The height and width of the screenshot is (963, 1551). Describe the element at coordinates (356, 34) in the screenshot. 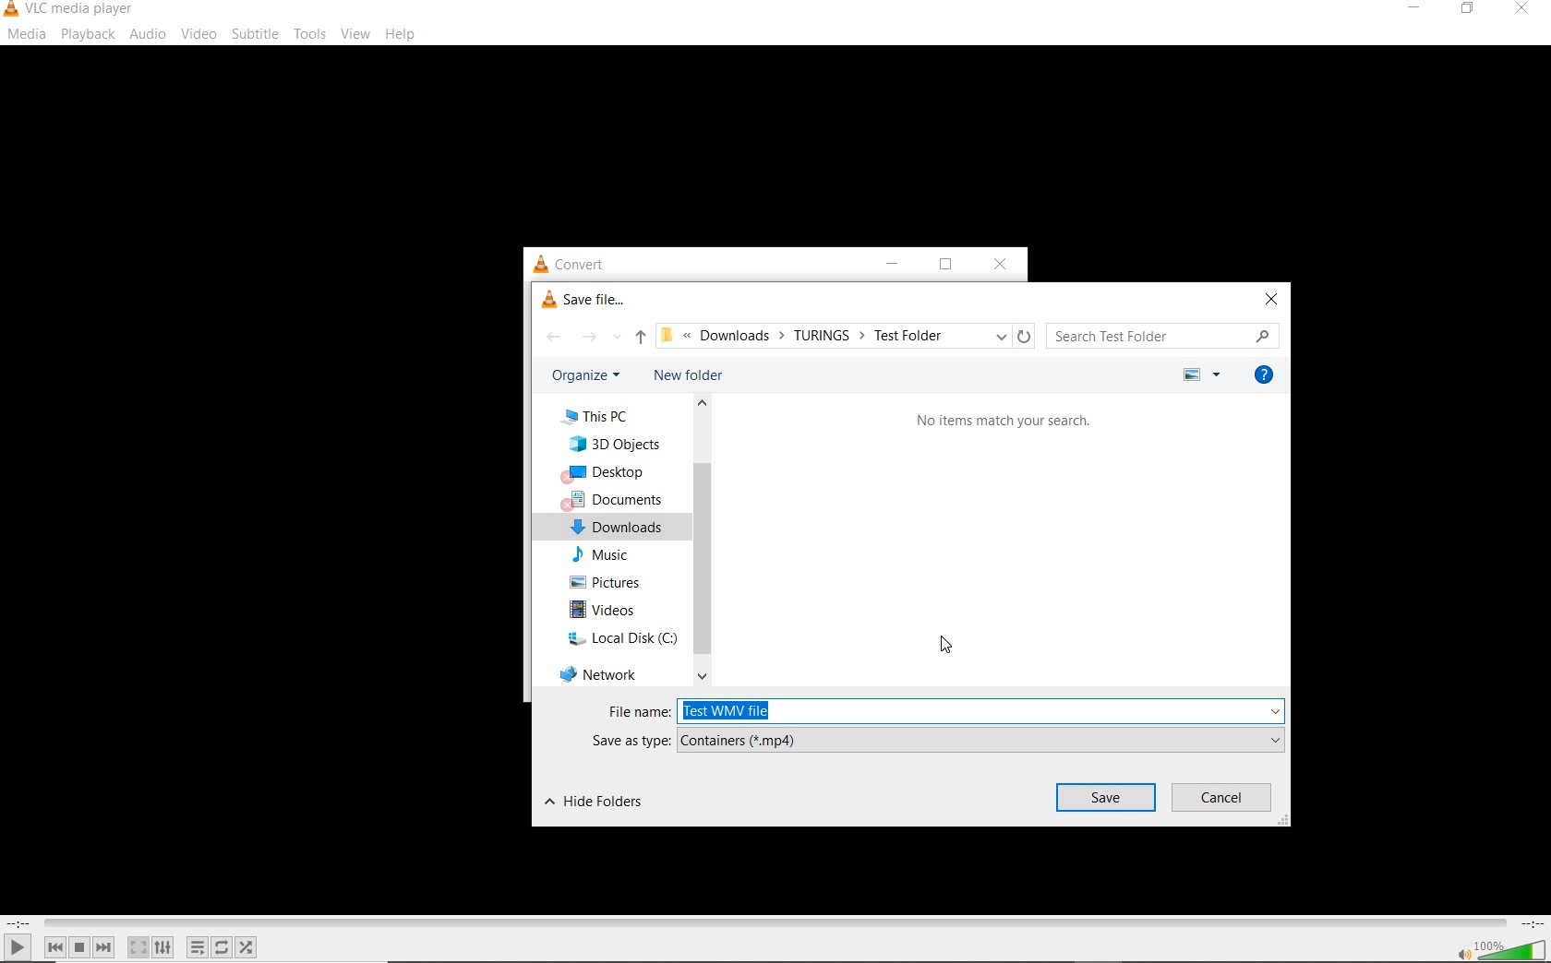

I see `view` at that location.